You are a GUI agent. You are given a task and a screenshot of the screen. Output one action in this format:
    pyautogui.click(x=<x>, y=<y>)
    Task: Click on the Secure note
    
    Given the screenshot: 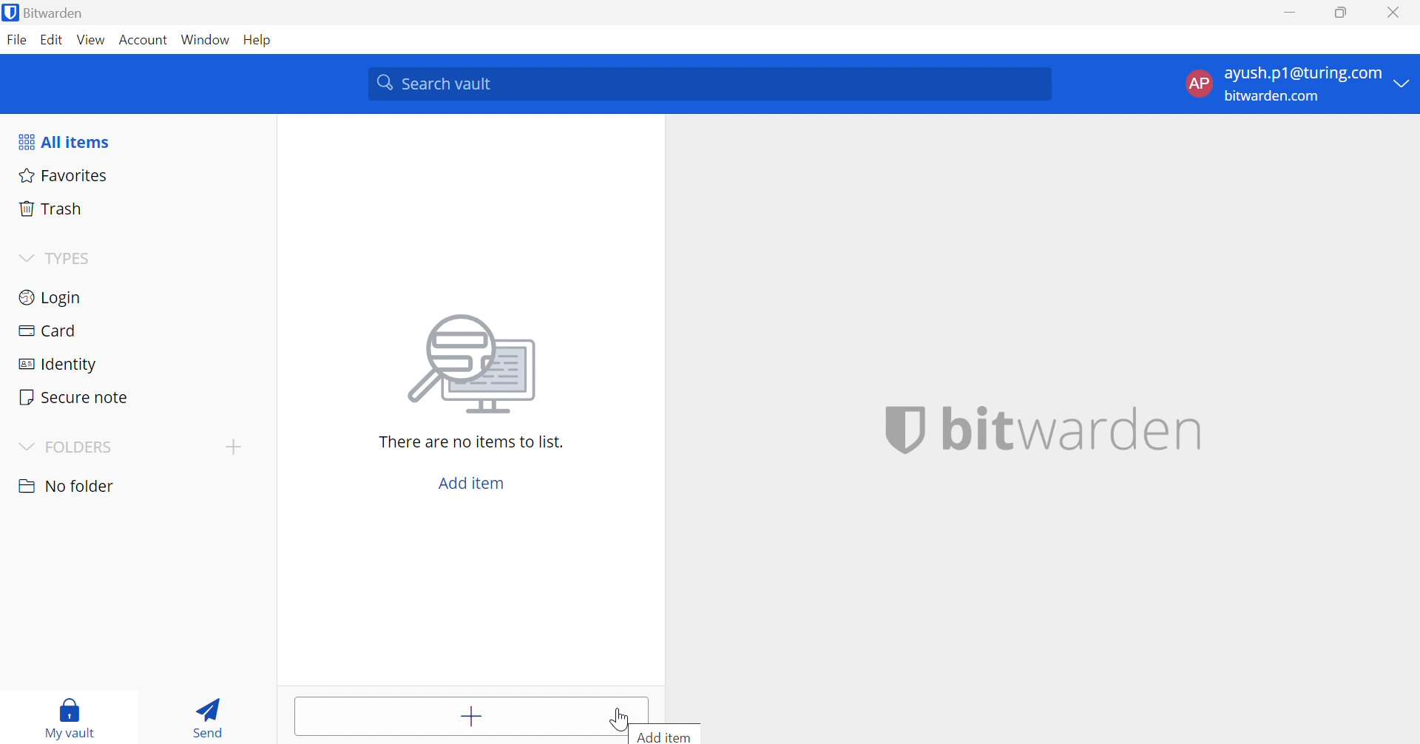 What is the action you would take?
    pyautogui.click(x=134, y=394)
    